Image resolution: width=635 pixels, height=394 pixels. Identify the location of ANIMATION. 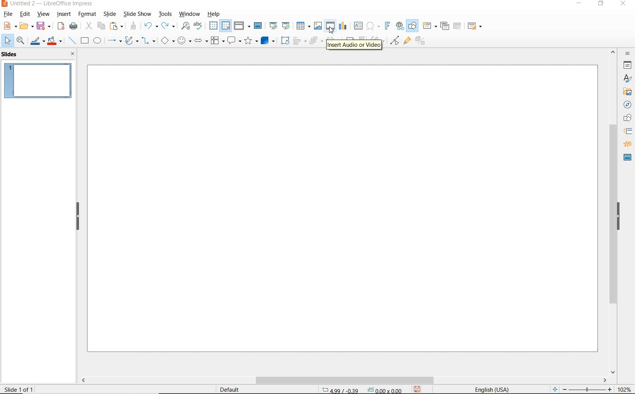
(627, 145).